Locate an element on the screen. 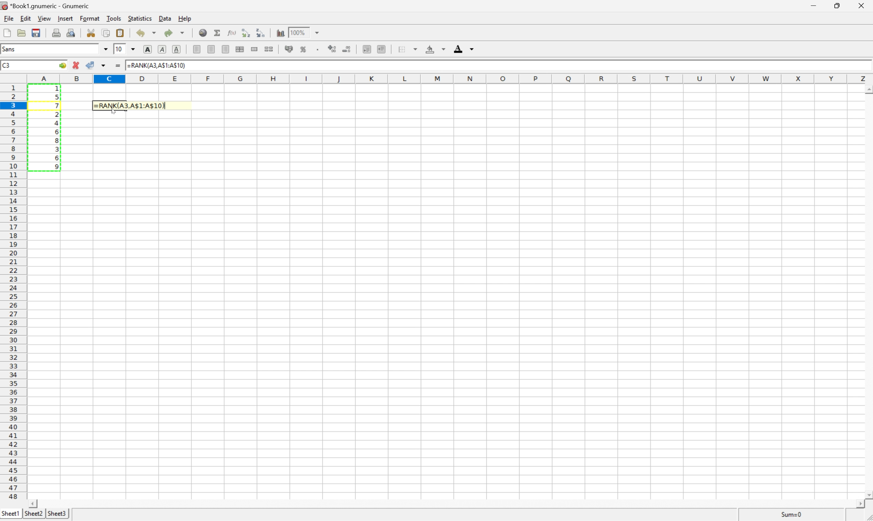  Set the format of the selected cells to include a thousands separator is located at coordinates (317, 50).